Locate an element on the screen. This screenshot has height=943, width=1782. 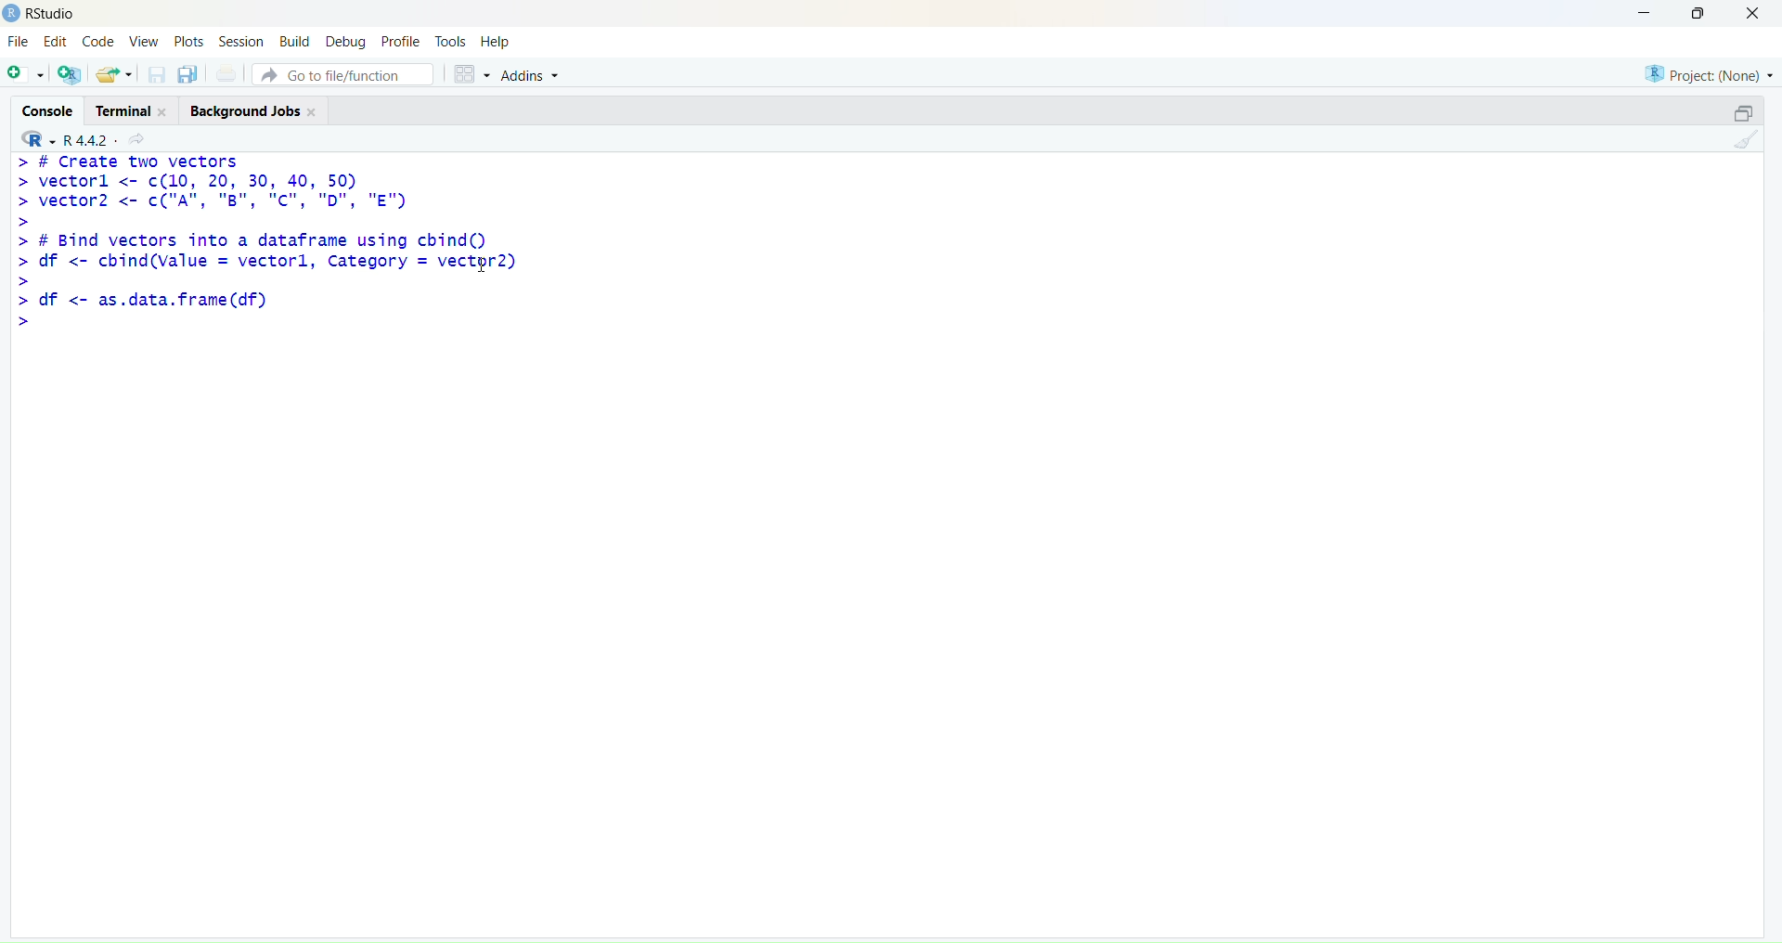
Background Jobs is located at coordinates (252, 110).